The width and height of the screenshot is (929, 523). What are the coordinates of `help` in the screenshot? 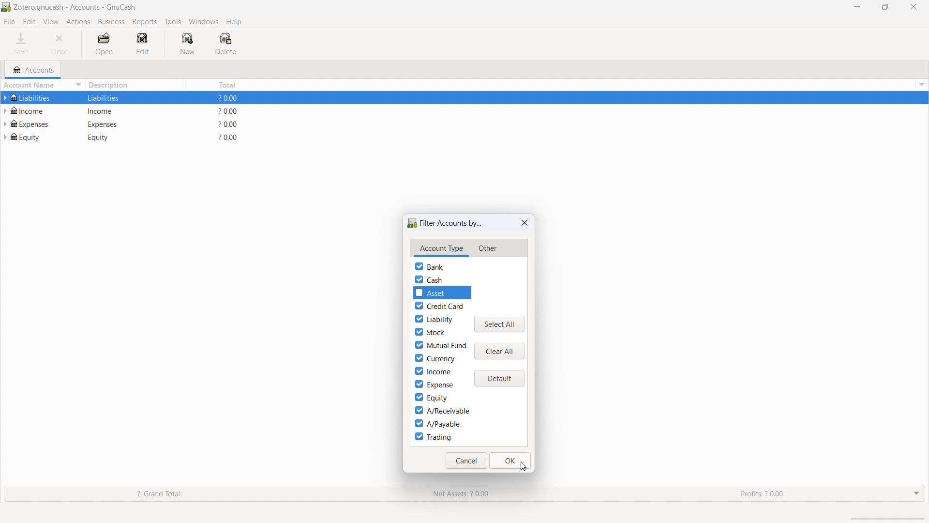 It's located at (234, 21).